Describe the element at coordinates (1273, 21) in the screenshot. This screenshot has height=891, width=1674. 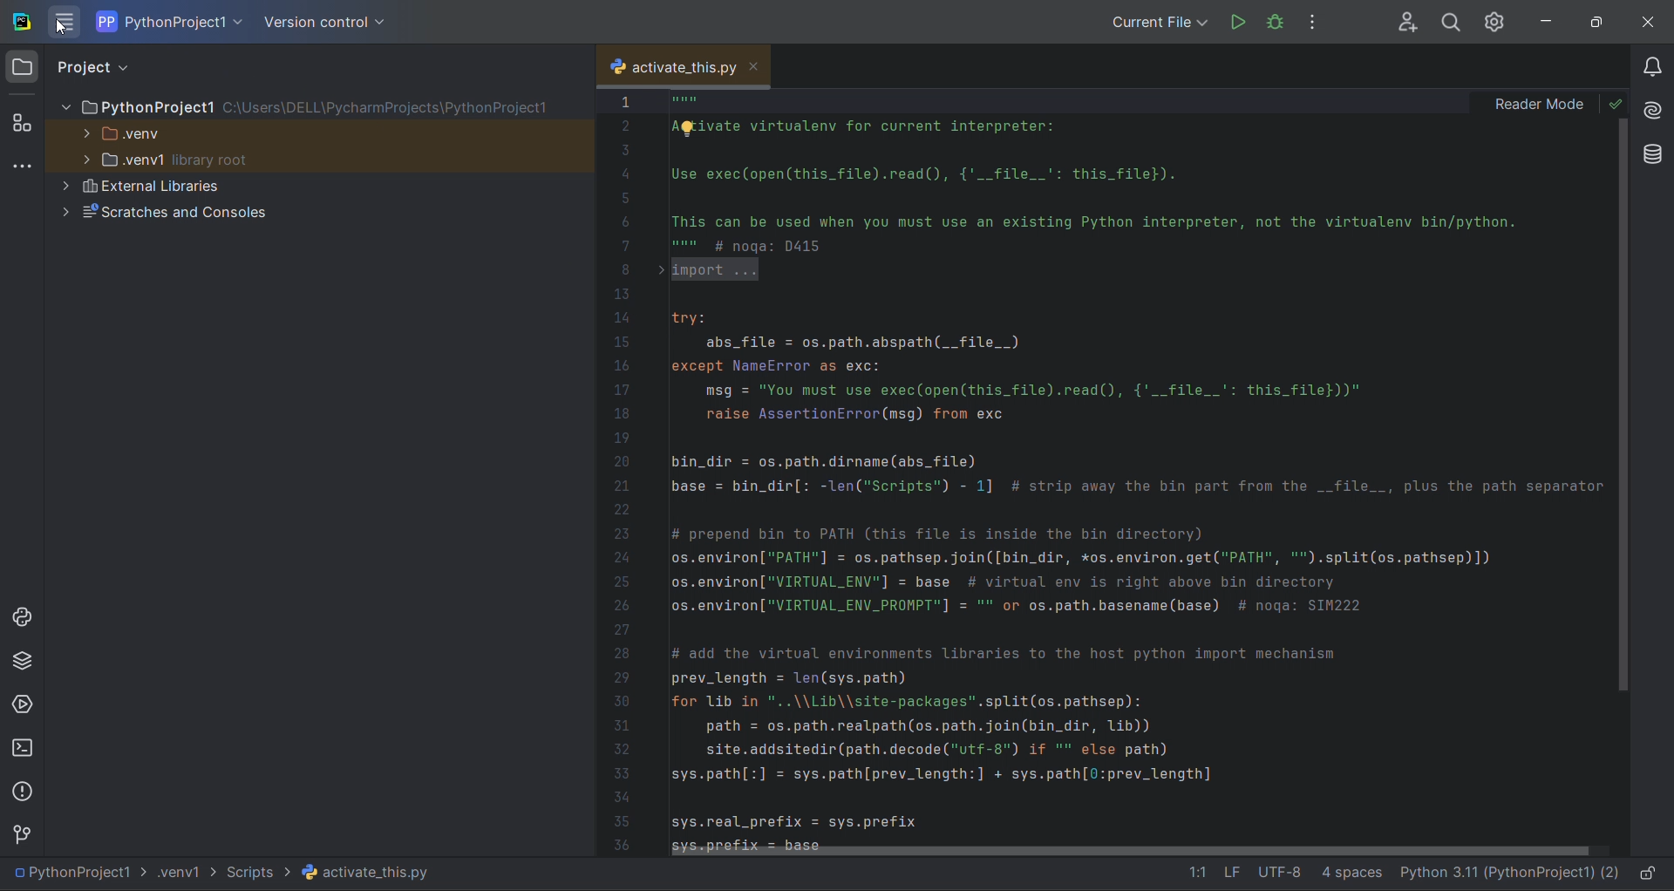
I see `debug` at that location.